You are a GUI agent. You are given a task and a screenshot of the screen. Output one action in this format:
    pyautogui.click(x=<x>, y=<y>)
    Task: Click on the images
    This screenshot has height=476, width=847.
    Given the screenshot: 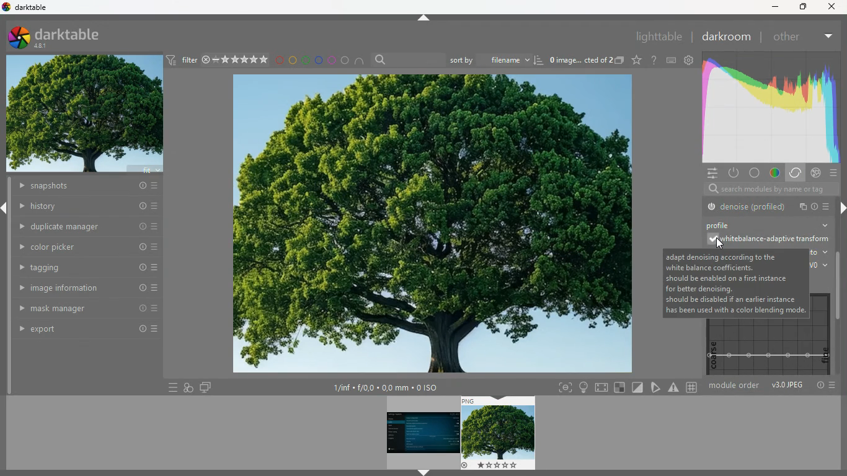 What is the action you would take?
    pyautogui.click(x=188, y=387)
    